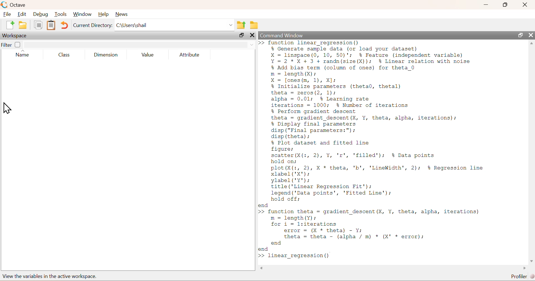  I want to click on scroll up, so click(531, 43).